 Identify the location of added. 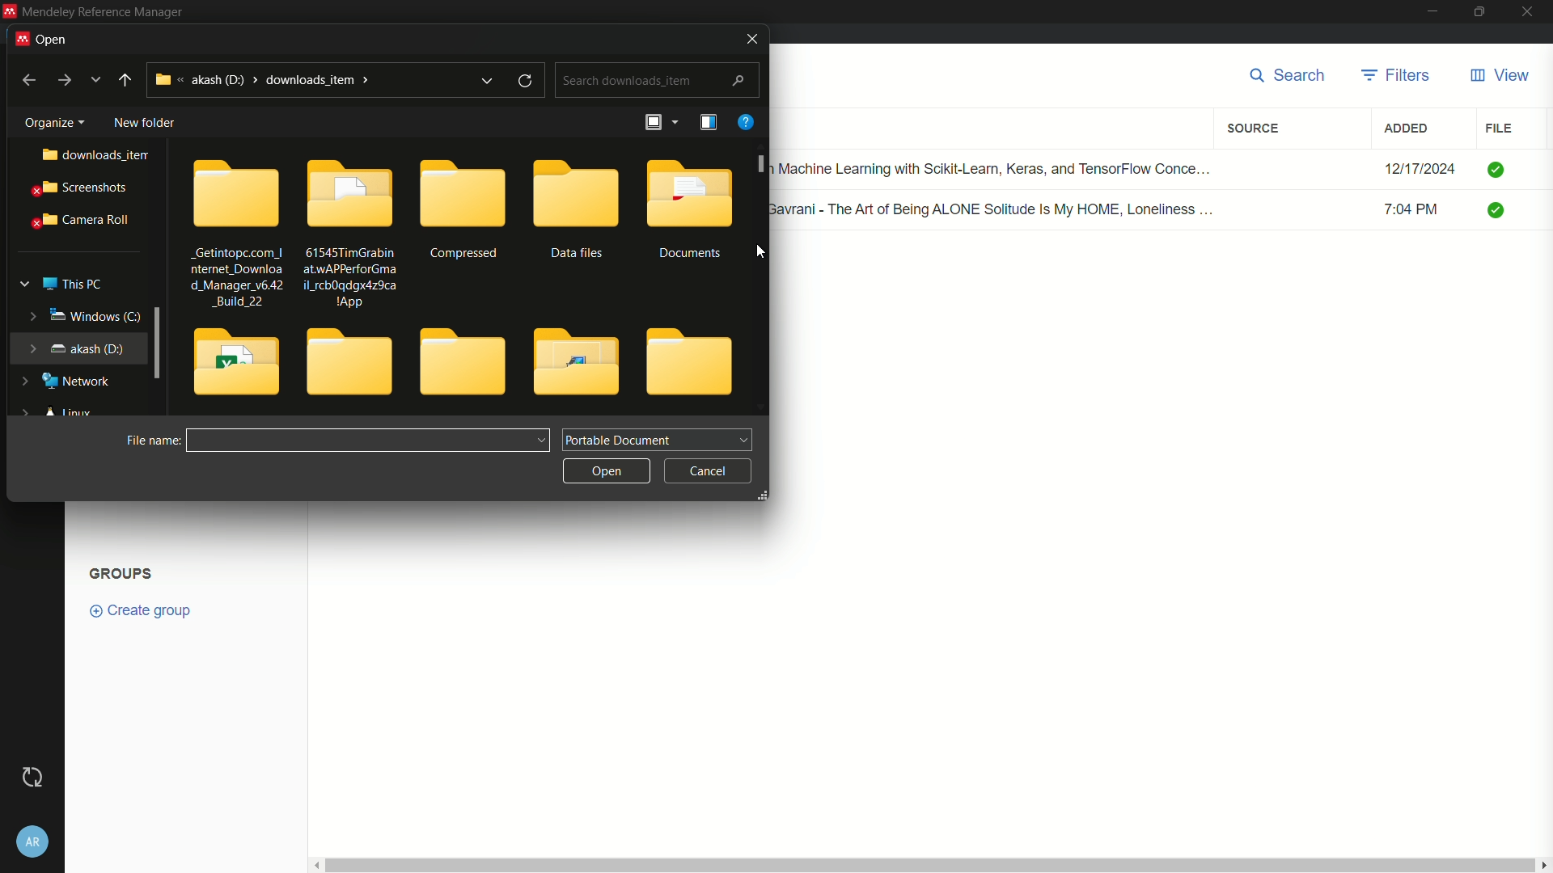
(1407, 129).